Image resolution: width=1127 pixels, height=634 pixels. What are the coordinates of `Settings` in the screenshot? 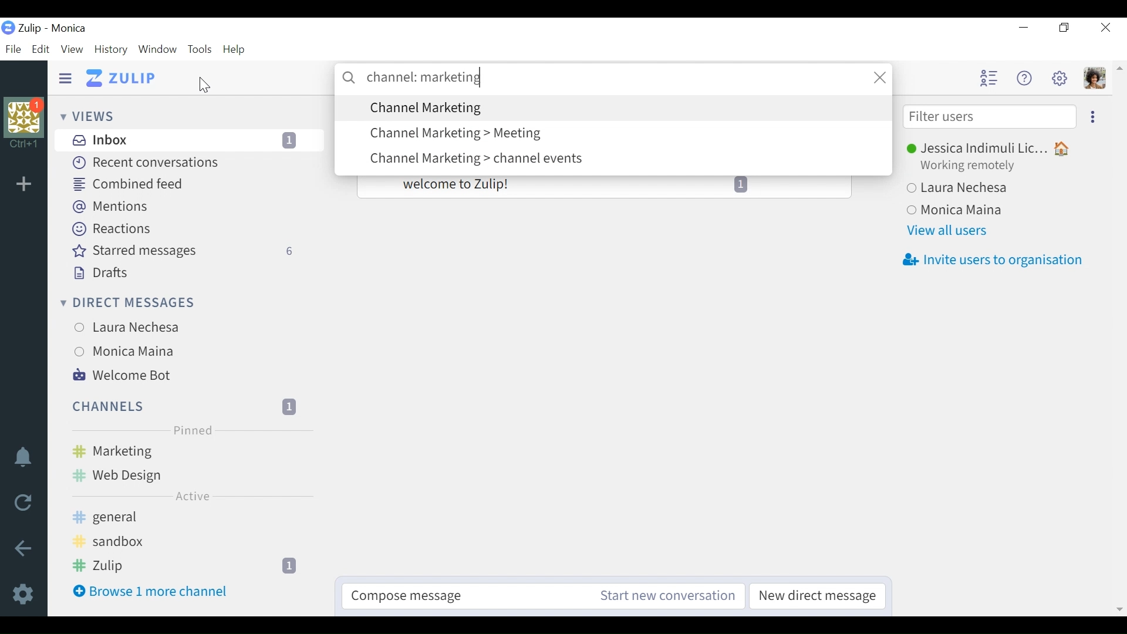 It's located at (1061, 77).